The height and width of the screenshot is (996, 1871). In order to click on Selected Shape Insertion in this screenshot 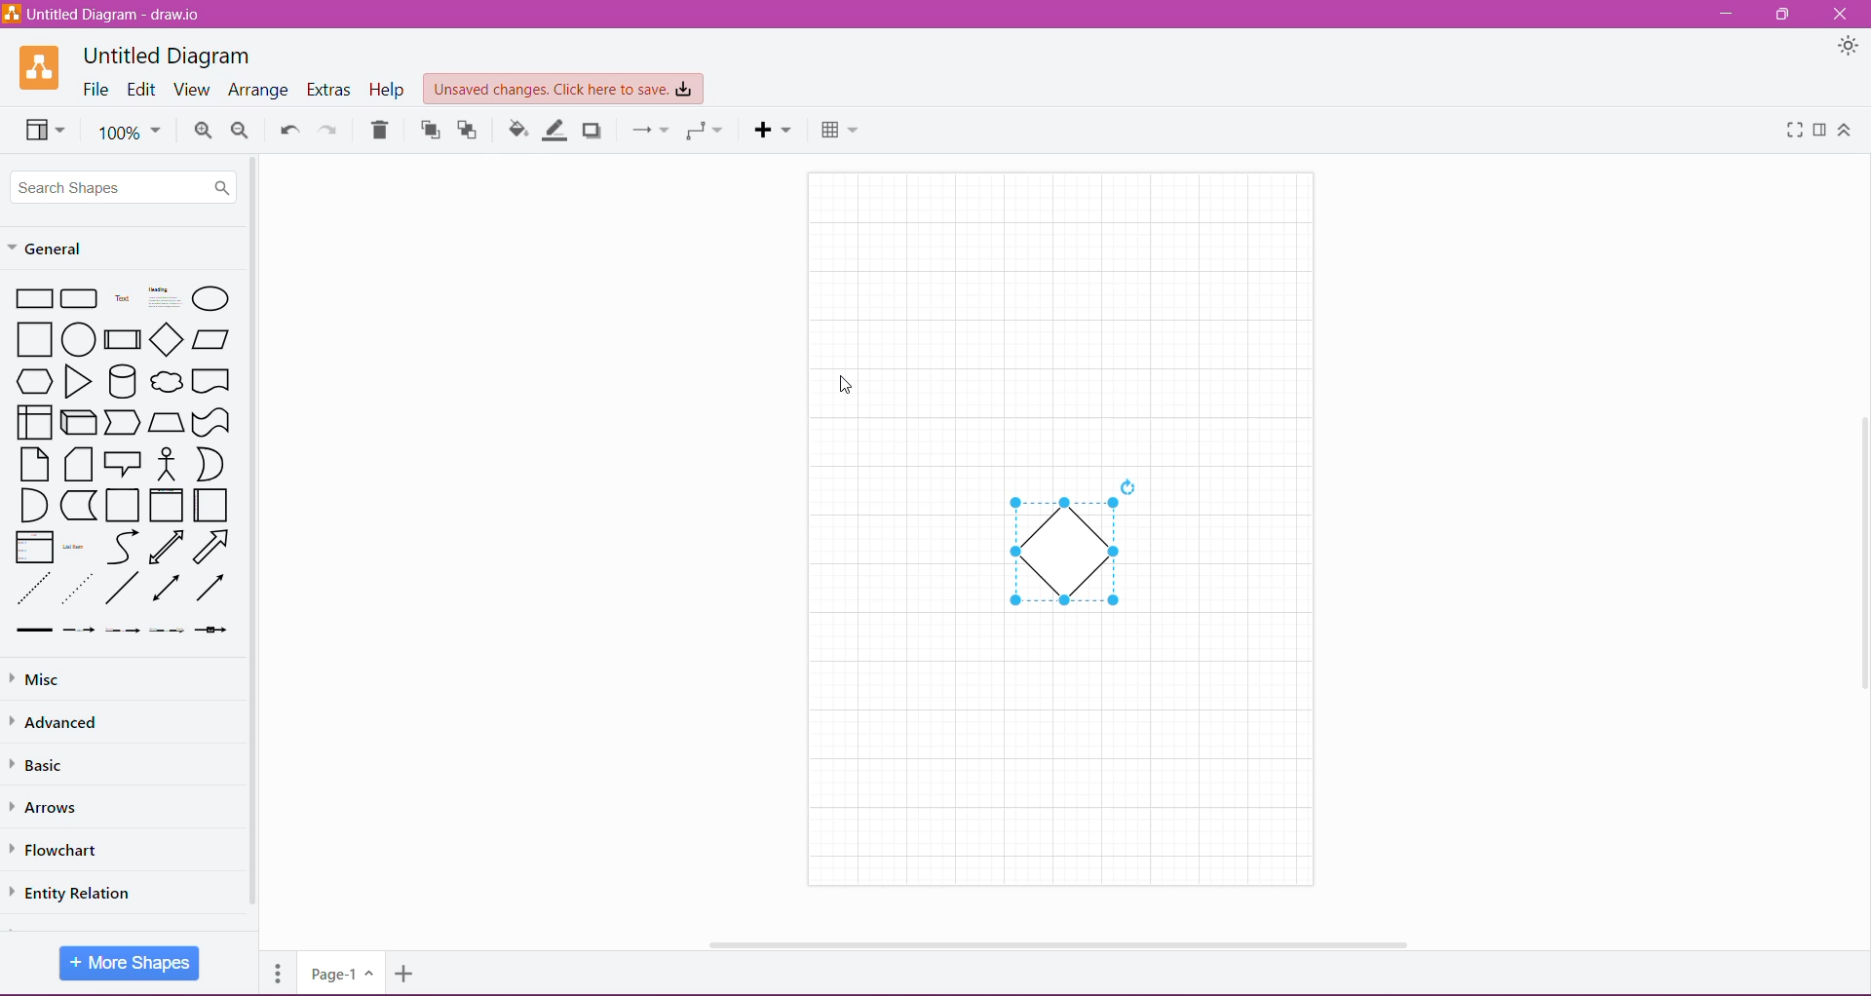, I will do `click(1065, 554)`.